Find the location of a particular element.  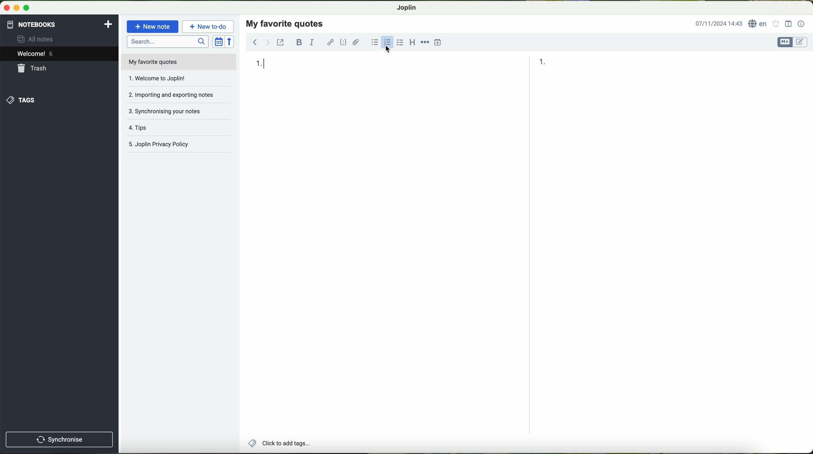

close is located at coordinates (5, 9).